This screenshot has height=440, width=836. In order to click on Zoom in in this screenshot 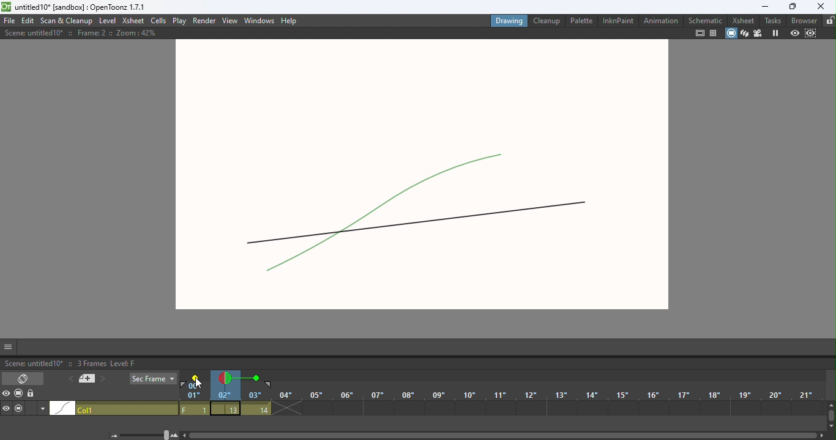, I will do `click(176, 435)`.